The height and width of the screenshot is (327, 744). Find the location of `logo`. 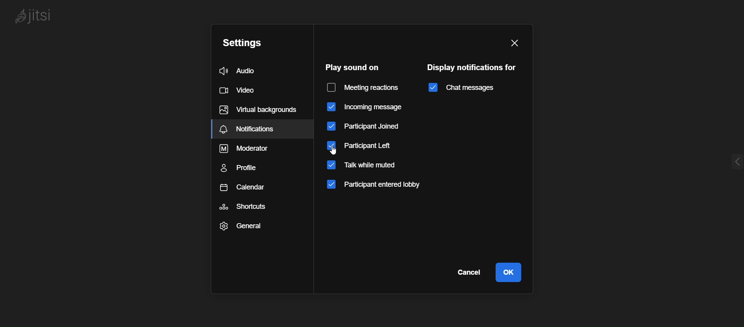

logo is located at coordinates (36, 17).